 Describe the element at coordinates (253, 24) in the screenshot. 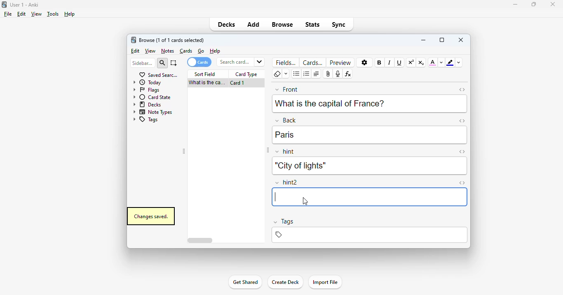

I see `add` at that location.